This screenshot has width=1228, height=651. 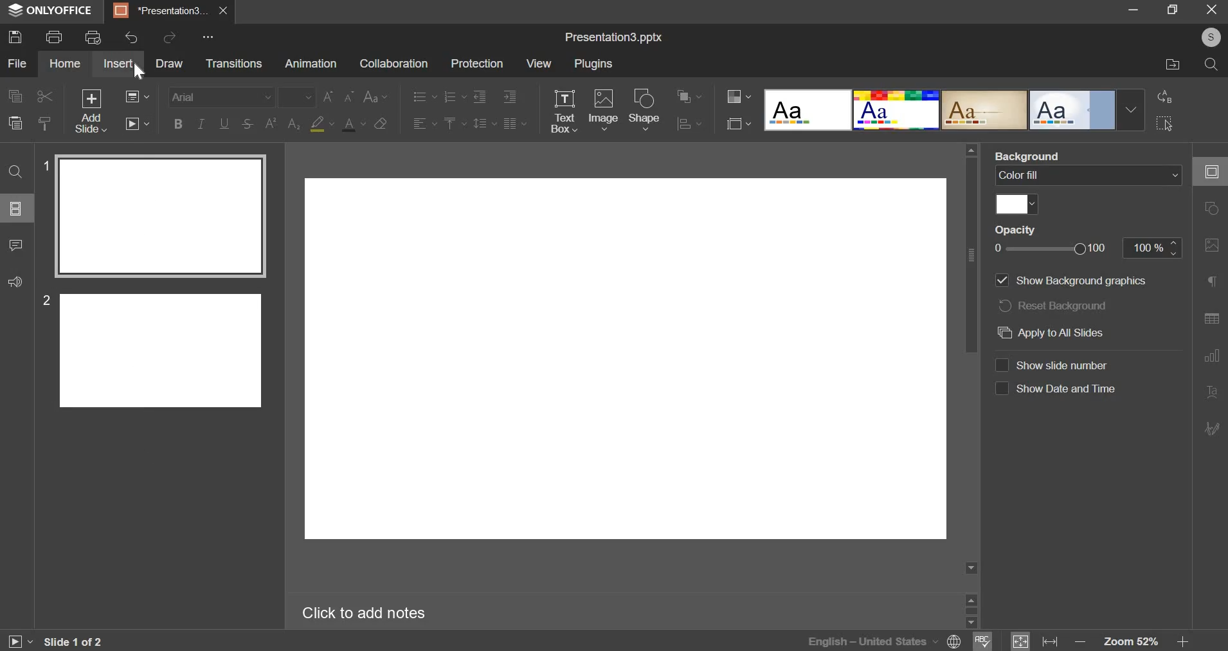 I want to click on spelling, so click(x=982, y=640).